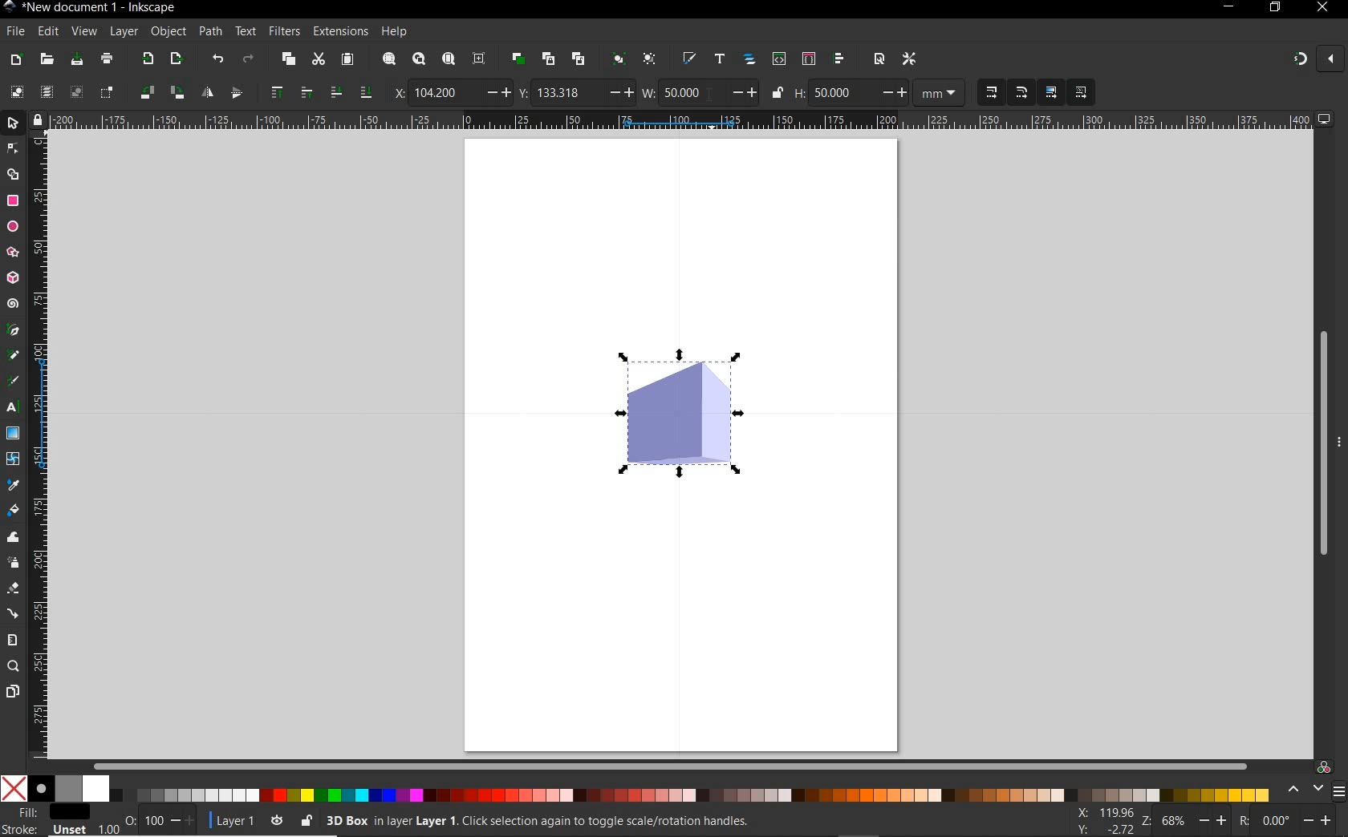 This screenshot has height=837, width=1348. Describe the element at coordinates (808, 58) in the screenshot. I see `open selectors` at that location.